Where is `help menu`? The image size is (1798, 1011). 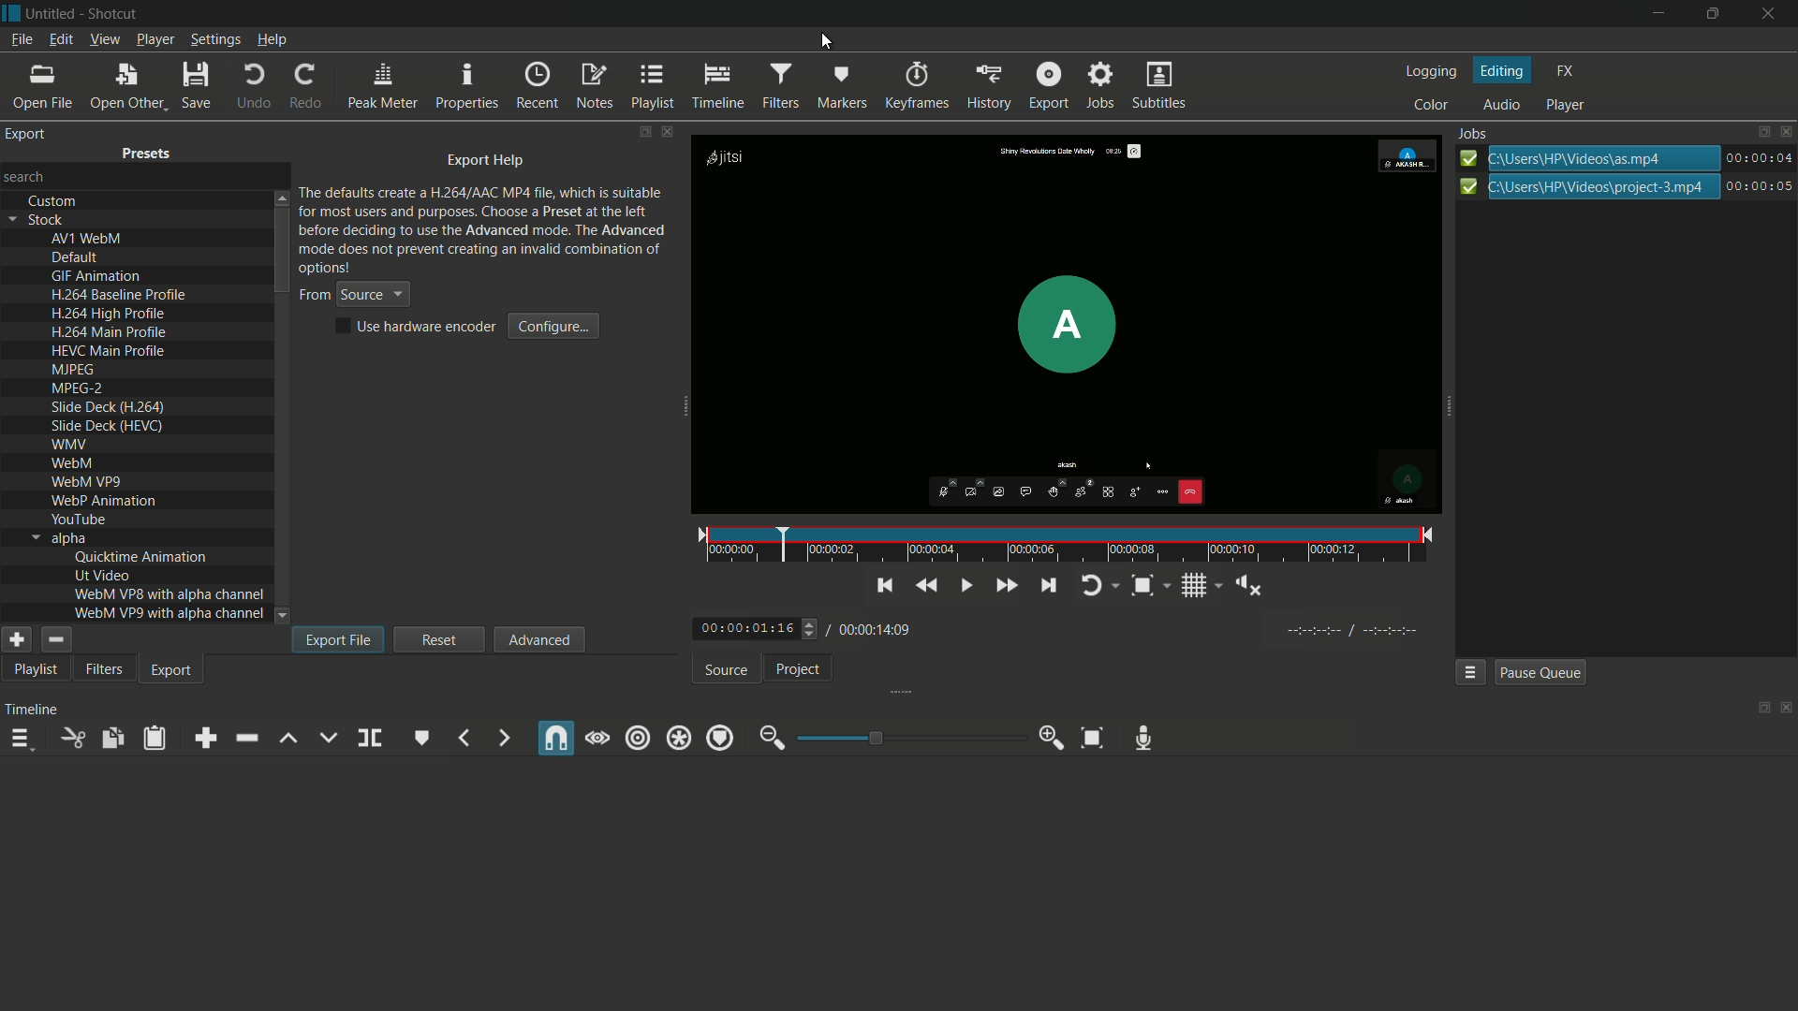 help menu is located at coordinates (273, 41).